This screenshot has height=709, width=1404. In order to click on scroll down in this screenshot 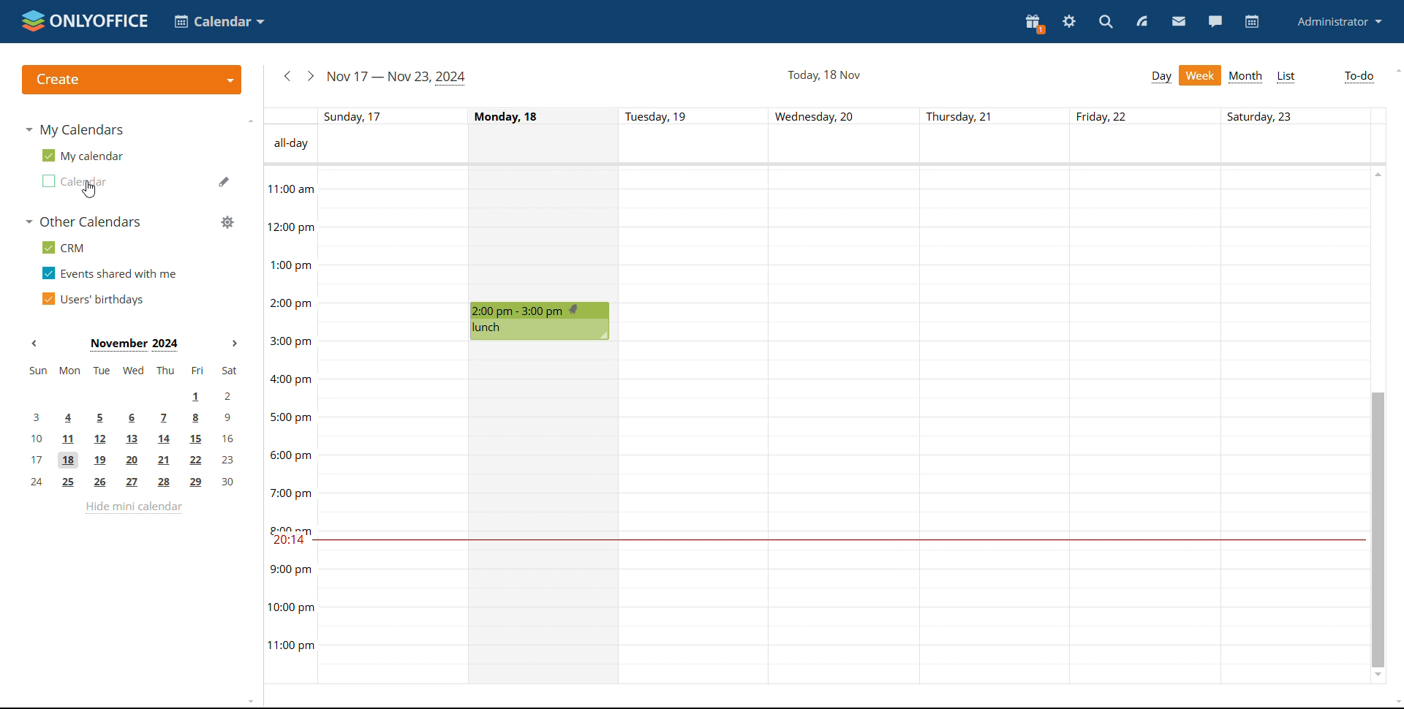, I will do `click(1378, 675)`.